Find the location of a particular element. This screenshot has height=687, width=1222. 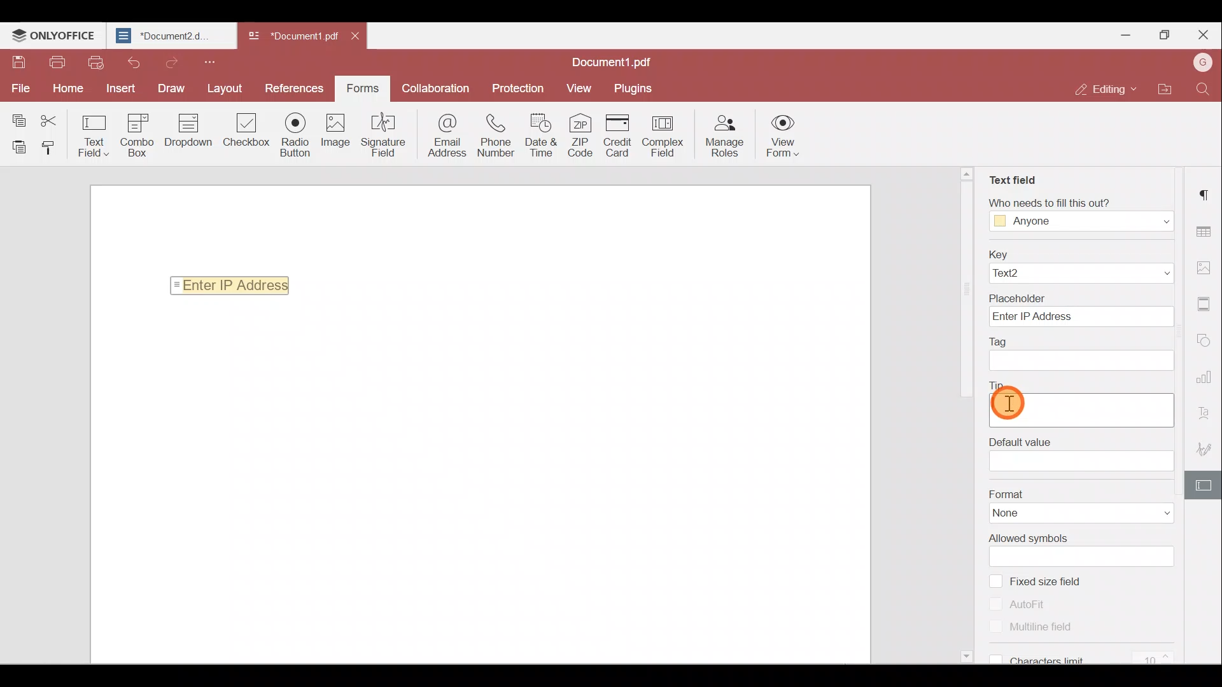

View form is located at coordinates (785, 138).